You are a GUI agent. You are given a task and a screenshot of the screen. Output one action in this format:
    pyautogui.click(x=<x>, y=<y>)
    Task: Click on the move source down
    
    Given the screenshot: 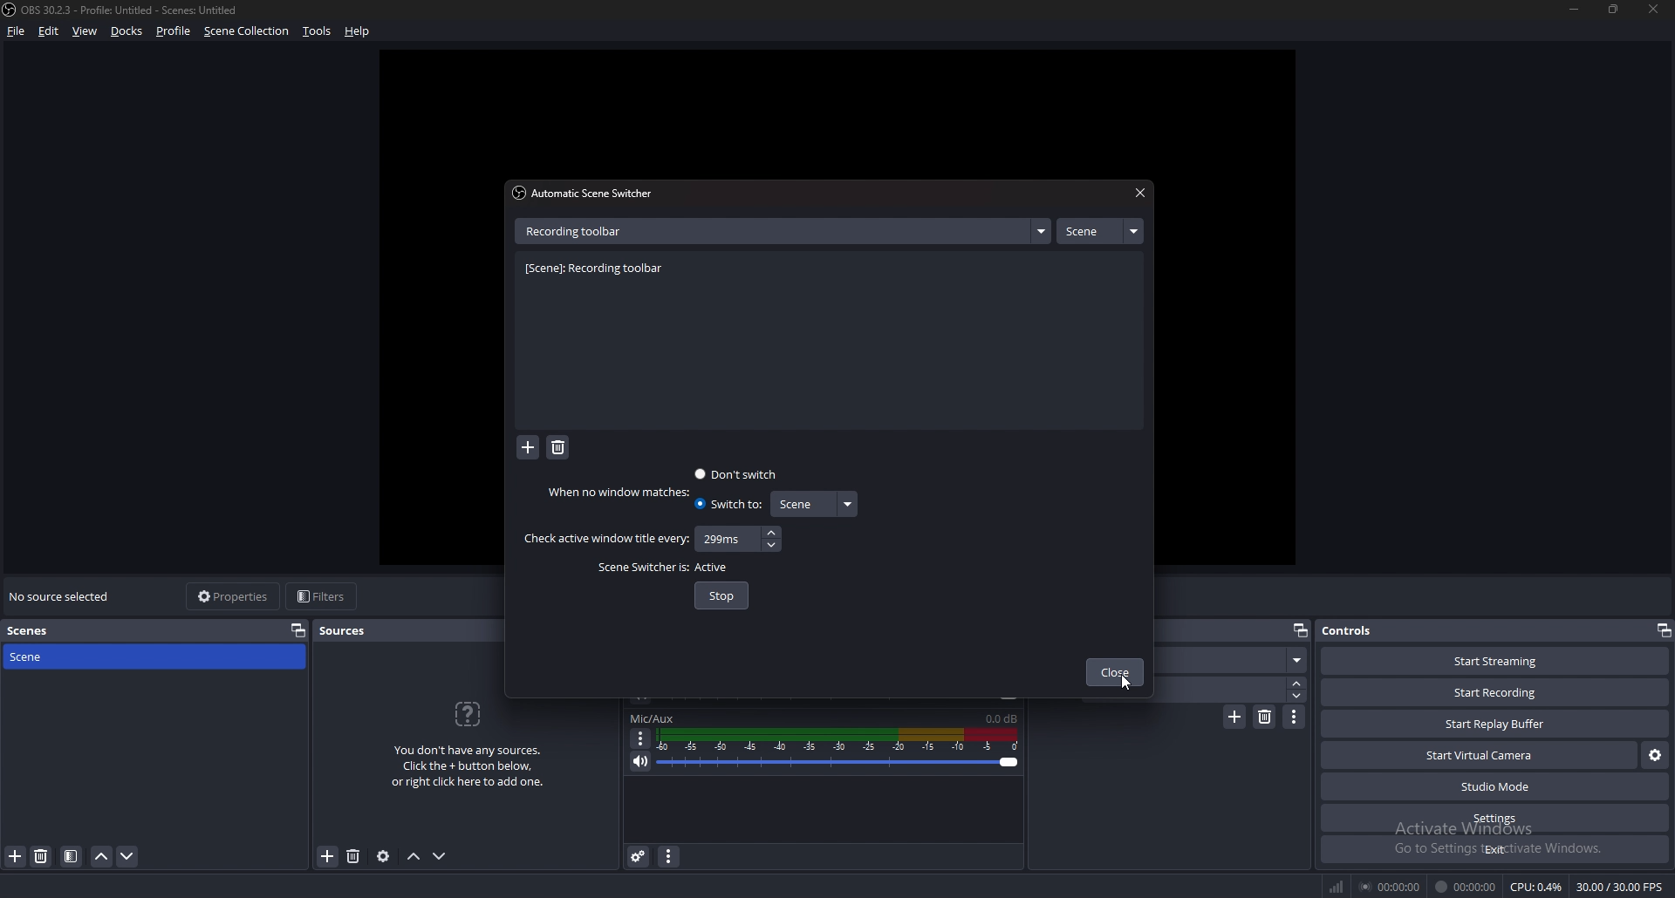 What is the action you would take?
    pyautogui.click(x=440, y=857)
    